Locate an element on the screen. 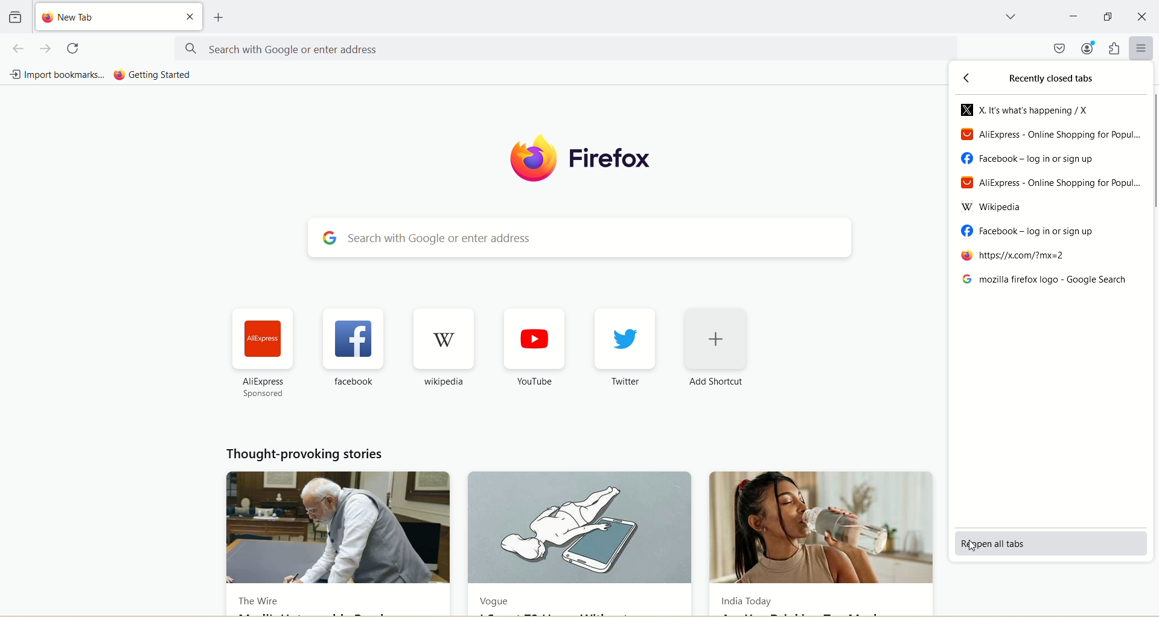  reopen all tabs is located at coordinates (1053, 545).